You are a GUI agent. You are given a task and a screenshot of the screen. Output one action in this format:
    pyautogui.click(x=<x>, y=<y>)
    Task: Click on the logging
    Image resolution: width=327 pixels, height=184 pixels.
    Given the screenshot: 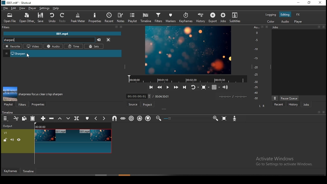 What is the action you would take?
    pyautogui.click(x=270, y=15)
    